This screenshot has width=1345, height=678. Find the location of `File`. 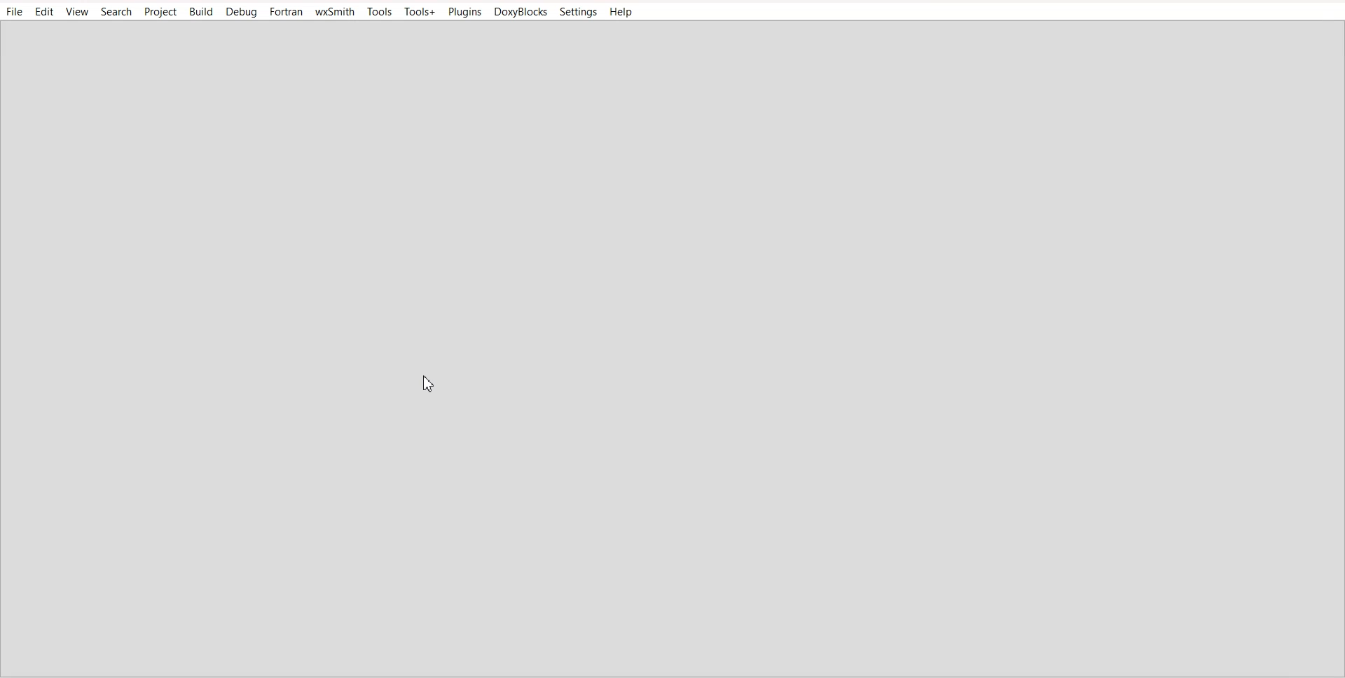

File is located at coordinates (13, 11).